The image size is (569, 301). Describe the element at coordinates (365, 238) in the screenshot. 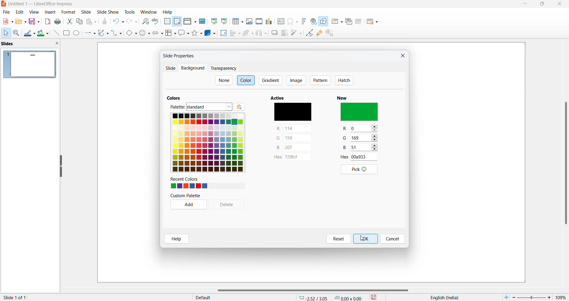

I see `ok` at that location.